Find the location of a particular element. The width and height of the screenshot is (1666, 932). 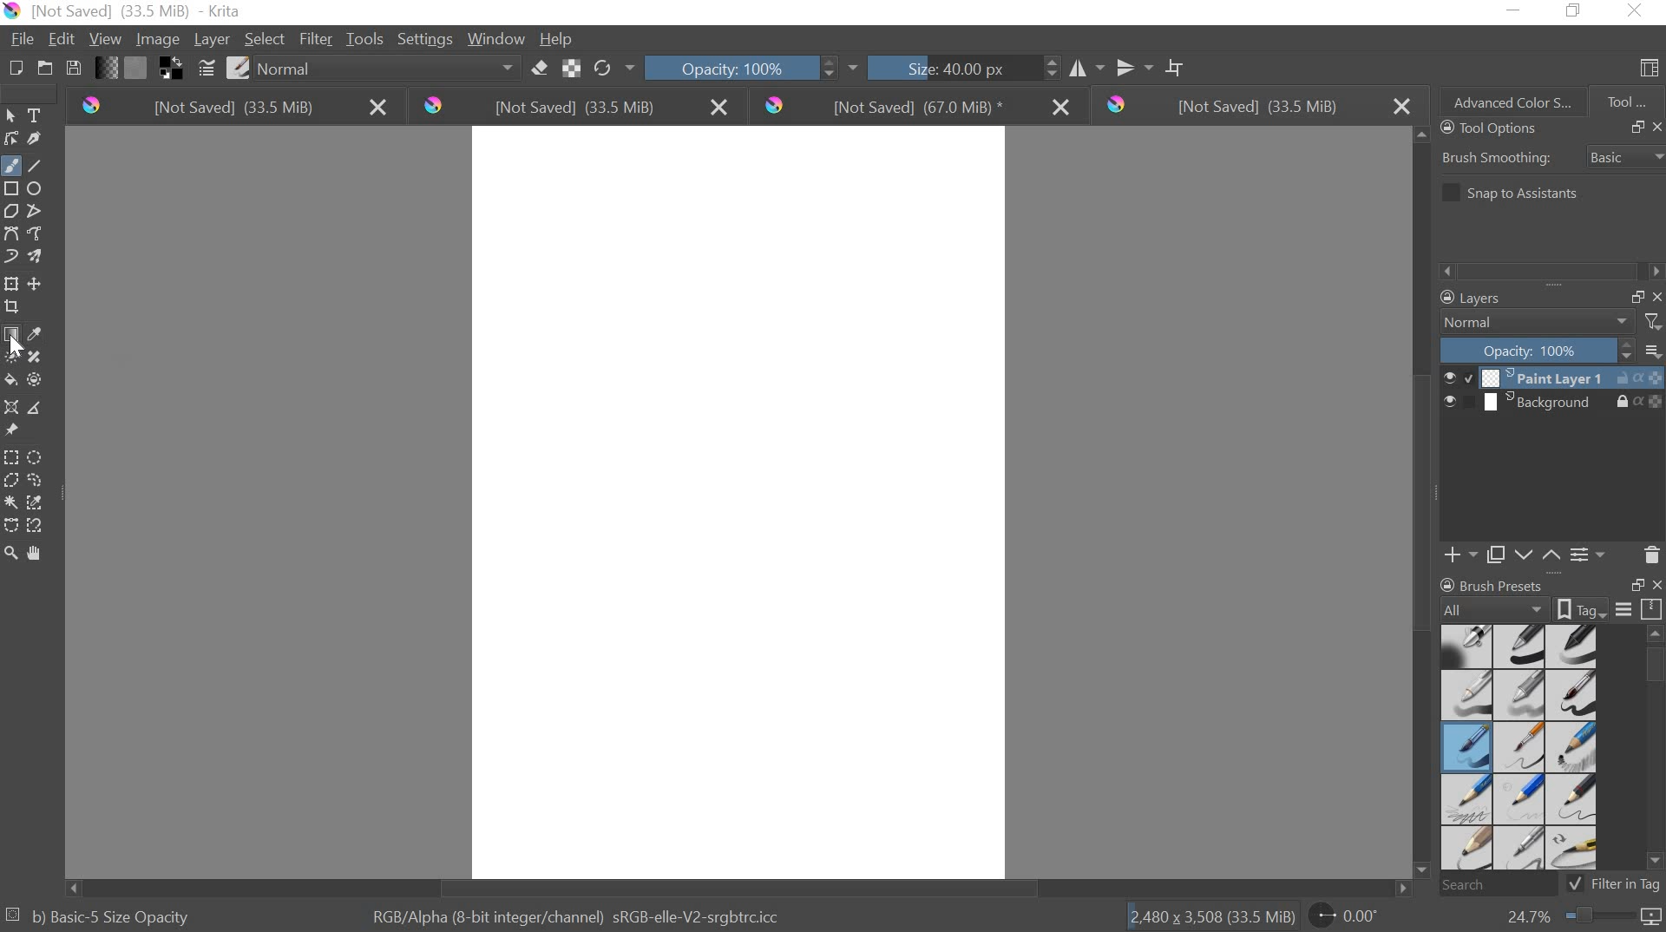

FILL GRADIENTS is located at coordinates (108, 69).